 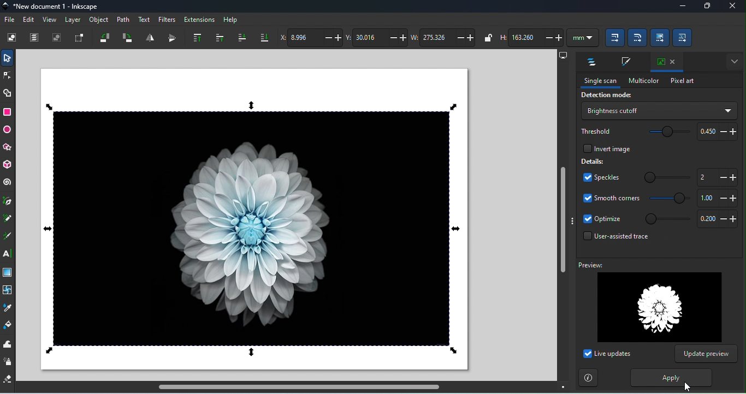 I want to click on Raise selection to top, so click(x=194, y=38).